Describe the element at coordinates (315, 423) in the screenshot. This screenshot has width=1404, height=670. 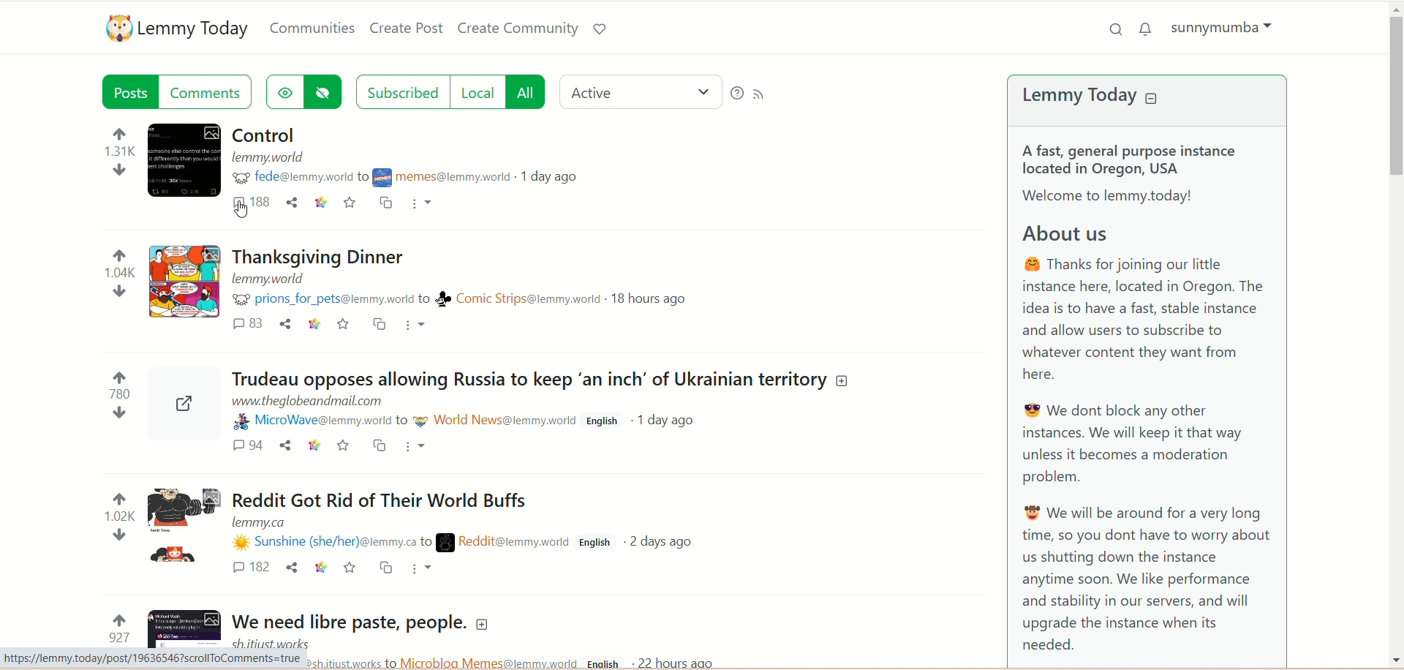
I see `username` at that location.